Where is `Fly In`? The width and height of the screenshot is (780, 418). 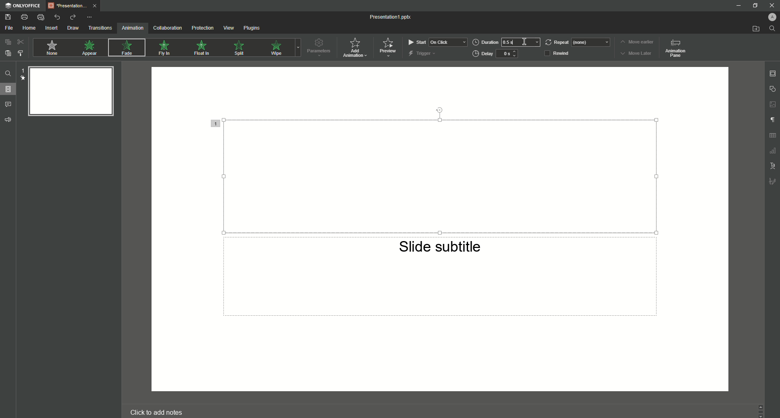
Fly In is located at coordinates (165, 47).